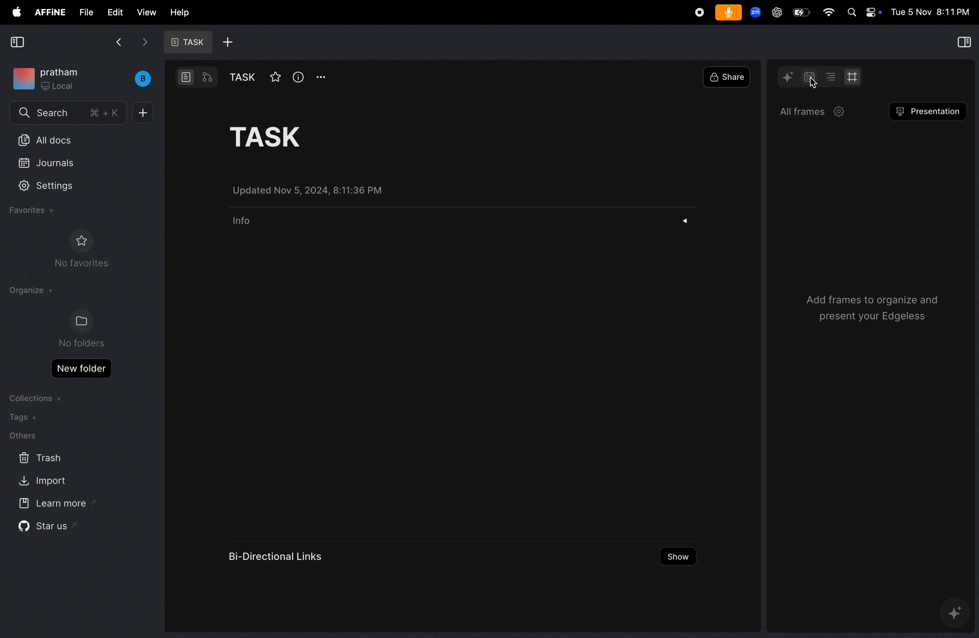 The width and height of the screenshot is (979, 638). Describe the element at coordinates (829, 76) in the screenshot. I see `list` at that location.